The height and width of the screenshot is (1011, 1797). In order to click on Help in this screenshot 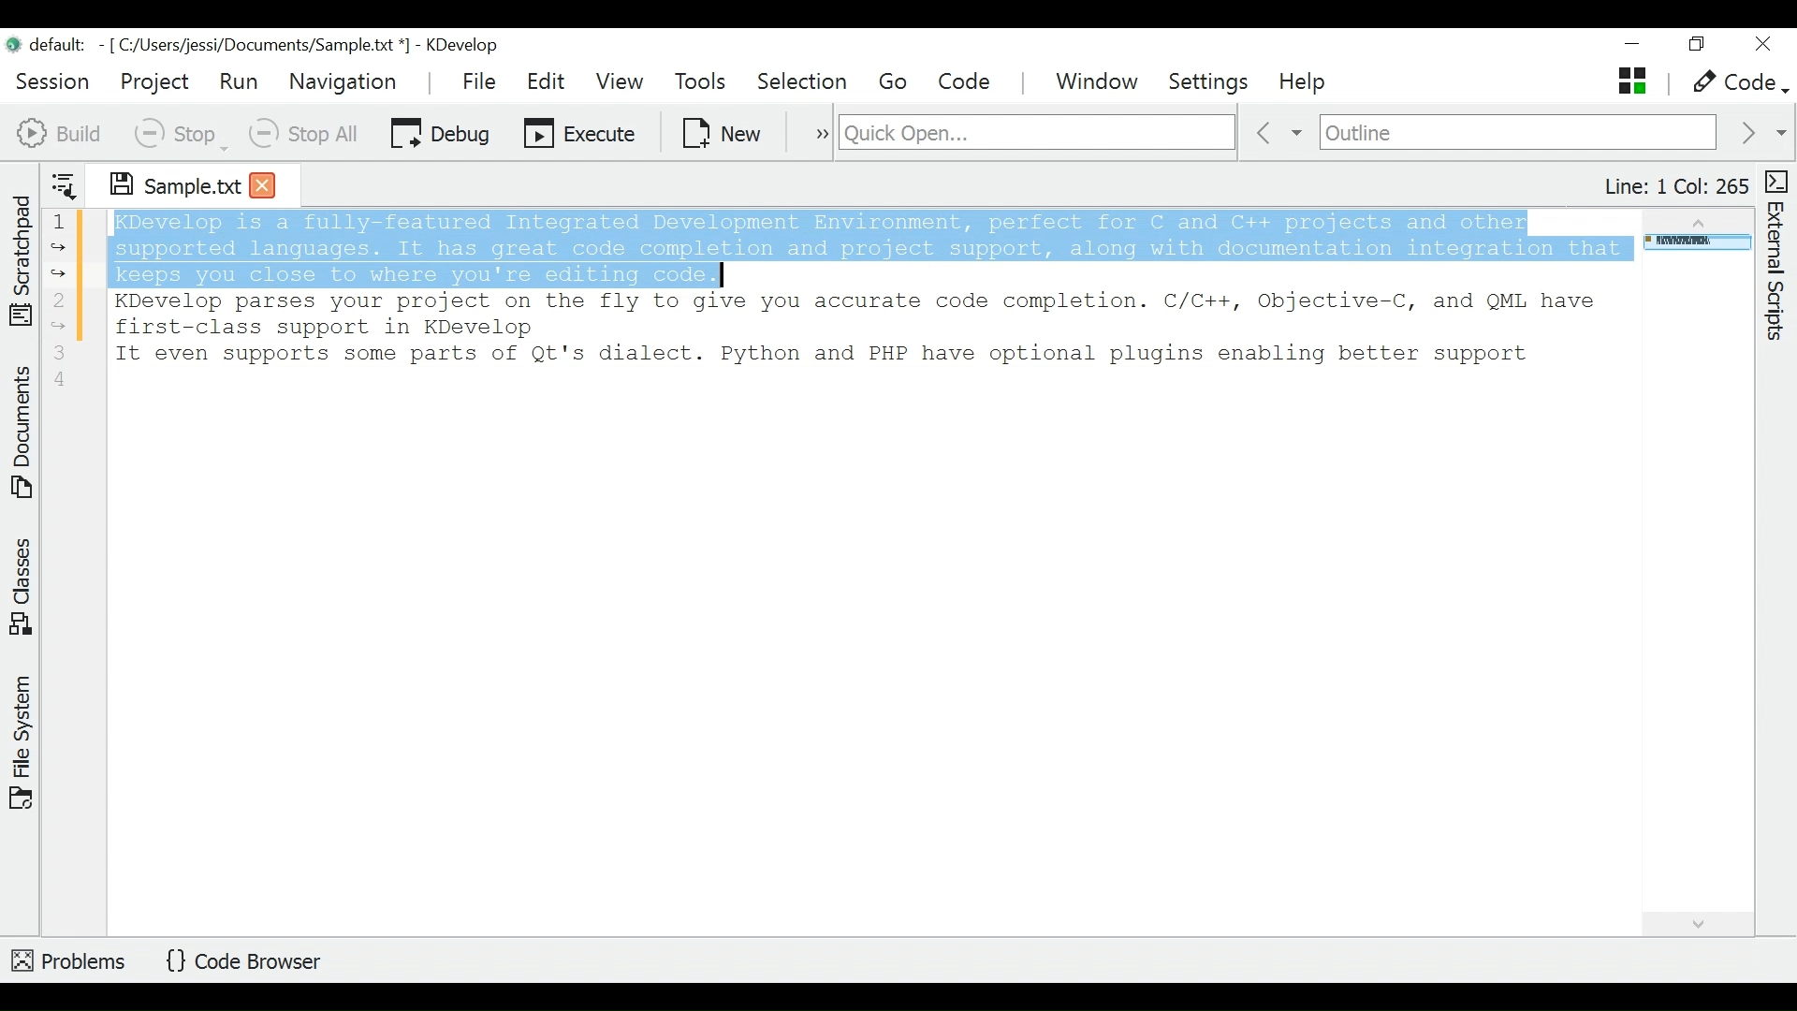, I will do `click(1305, 83)`.